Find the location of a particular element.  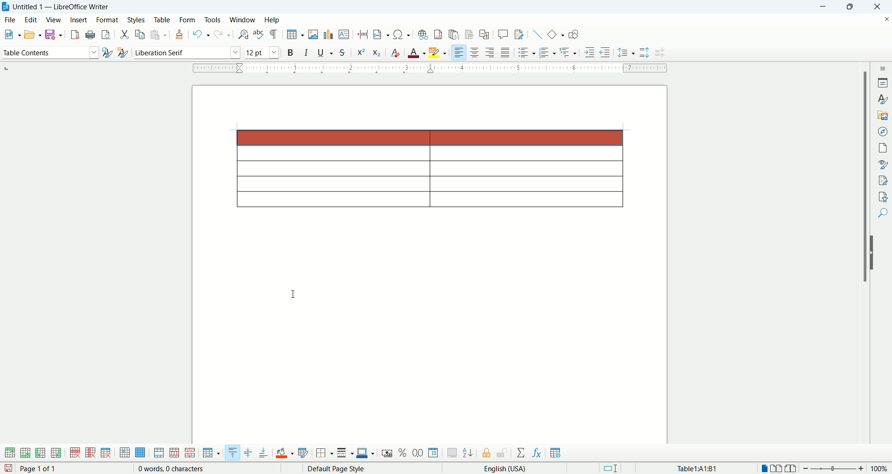

insert bookmark is located at coordinates (470, 35).